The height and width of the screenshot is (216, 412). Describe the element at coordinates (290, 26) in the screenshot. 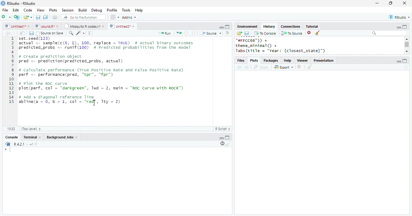

I see `Connections` at that location.